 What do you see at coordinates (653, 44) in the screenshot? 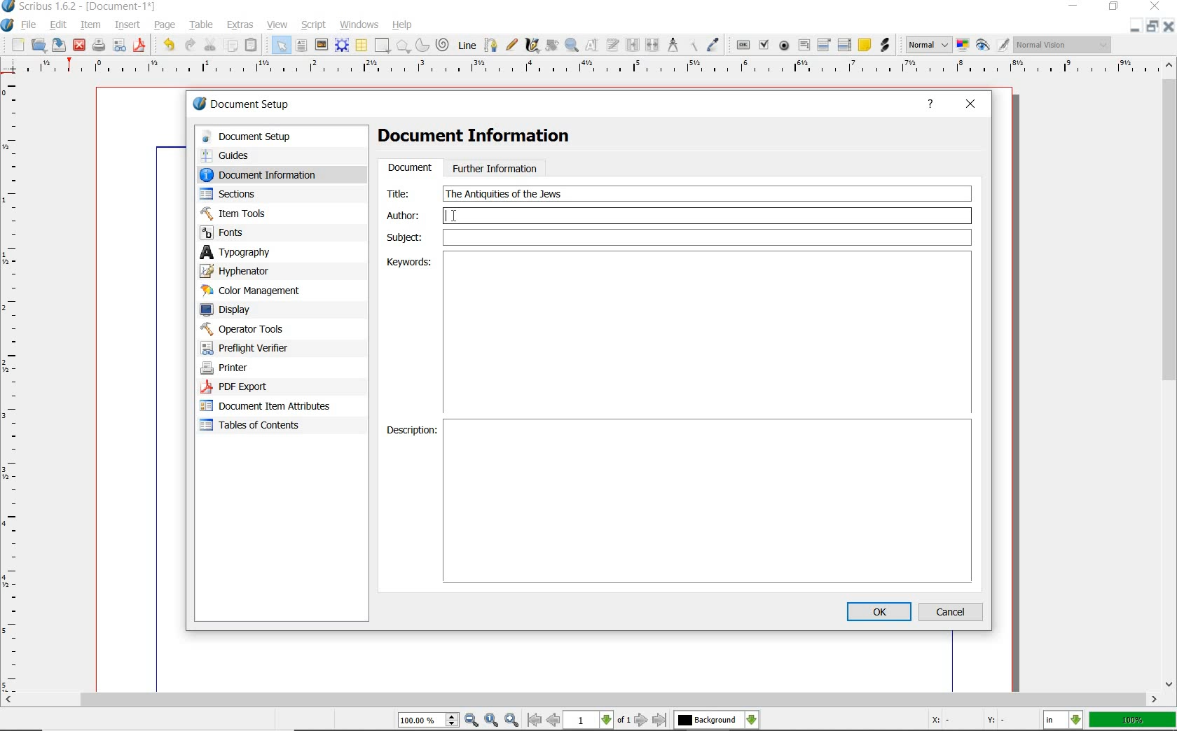
I see `unlink text frames` at bounding box center [653, 44].